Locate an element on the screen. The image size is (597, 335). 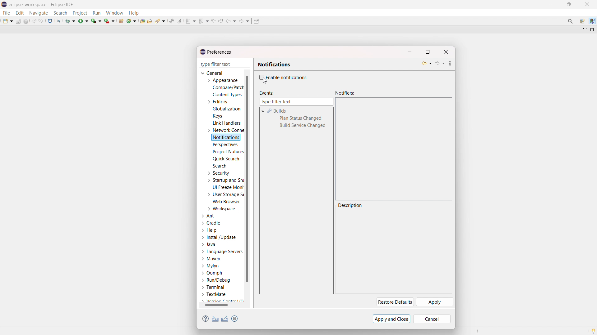
horizontal scrollbar is located at coordinates (216, 305).